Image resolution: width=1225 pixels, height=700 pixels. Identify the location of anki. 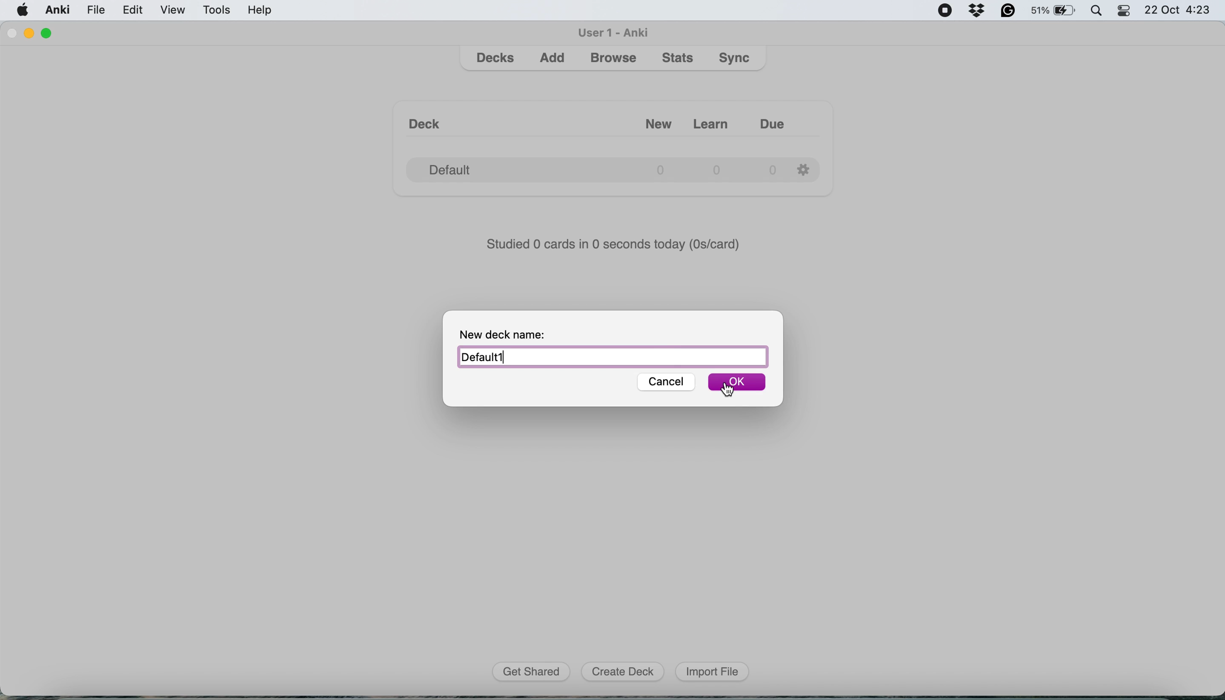
(58, 11).